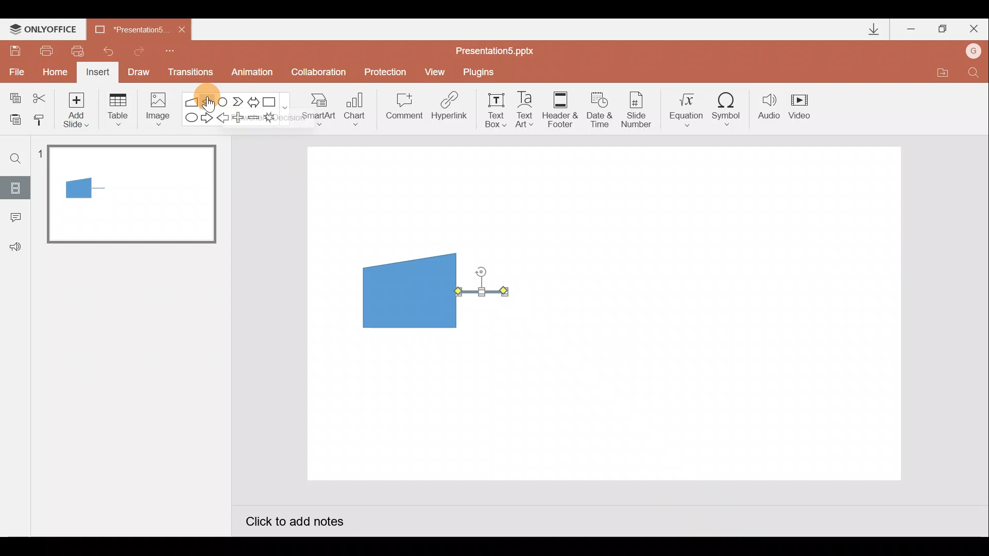  Describe the element at coordinates (254, 119) in the screenshot. I see `Minus` at that location.